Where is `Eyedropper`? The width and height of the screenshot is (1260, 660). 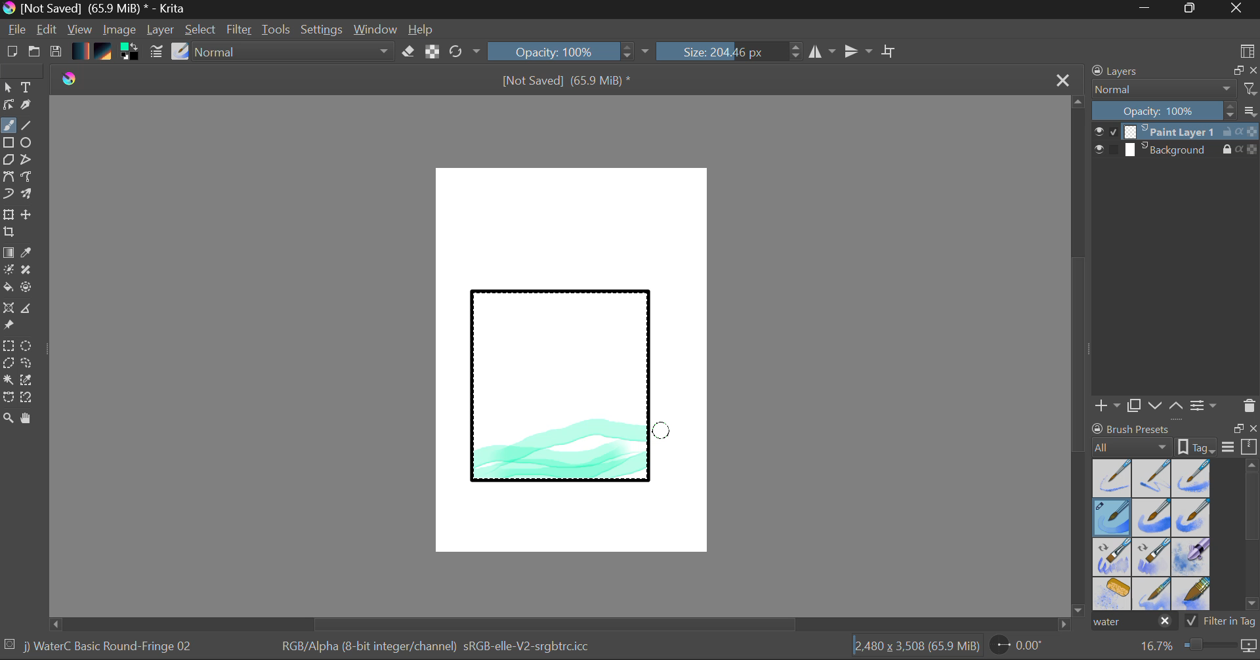 Eyedropper is located at coordinates (29, 253).